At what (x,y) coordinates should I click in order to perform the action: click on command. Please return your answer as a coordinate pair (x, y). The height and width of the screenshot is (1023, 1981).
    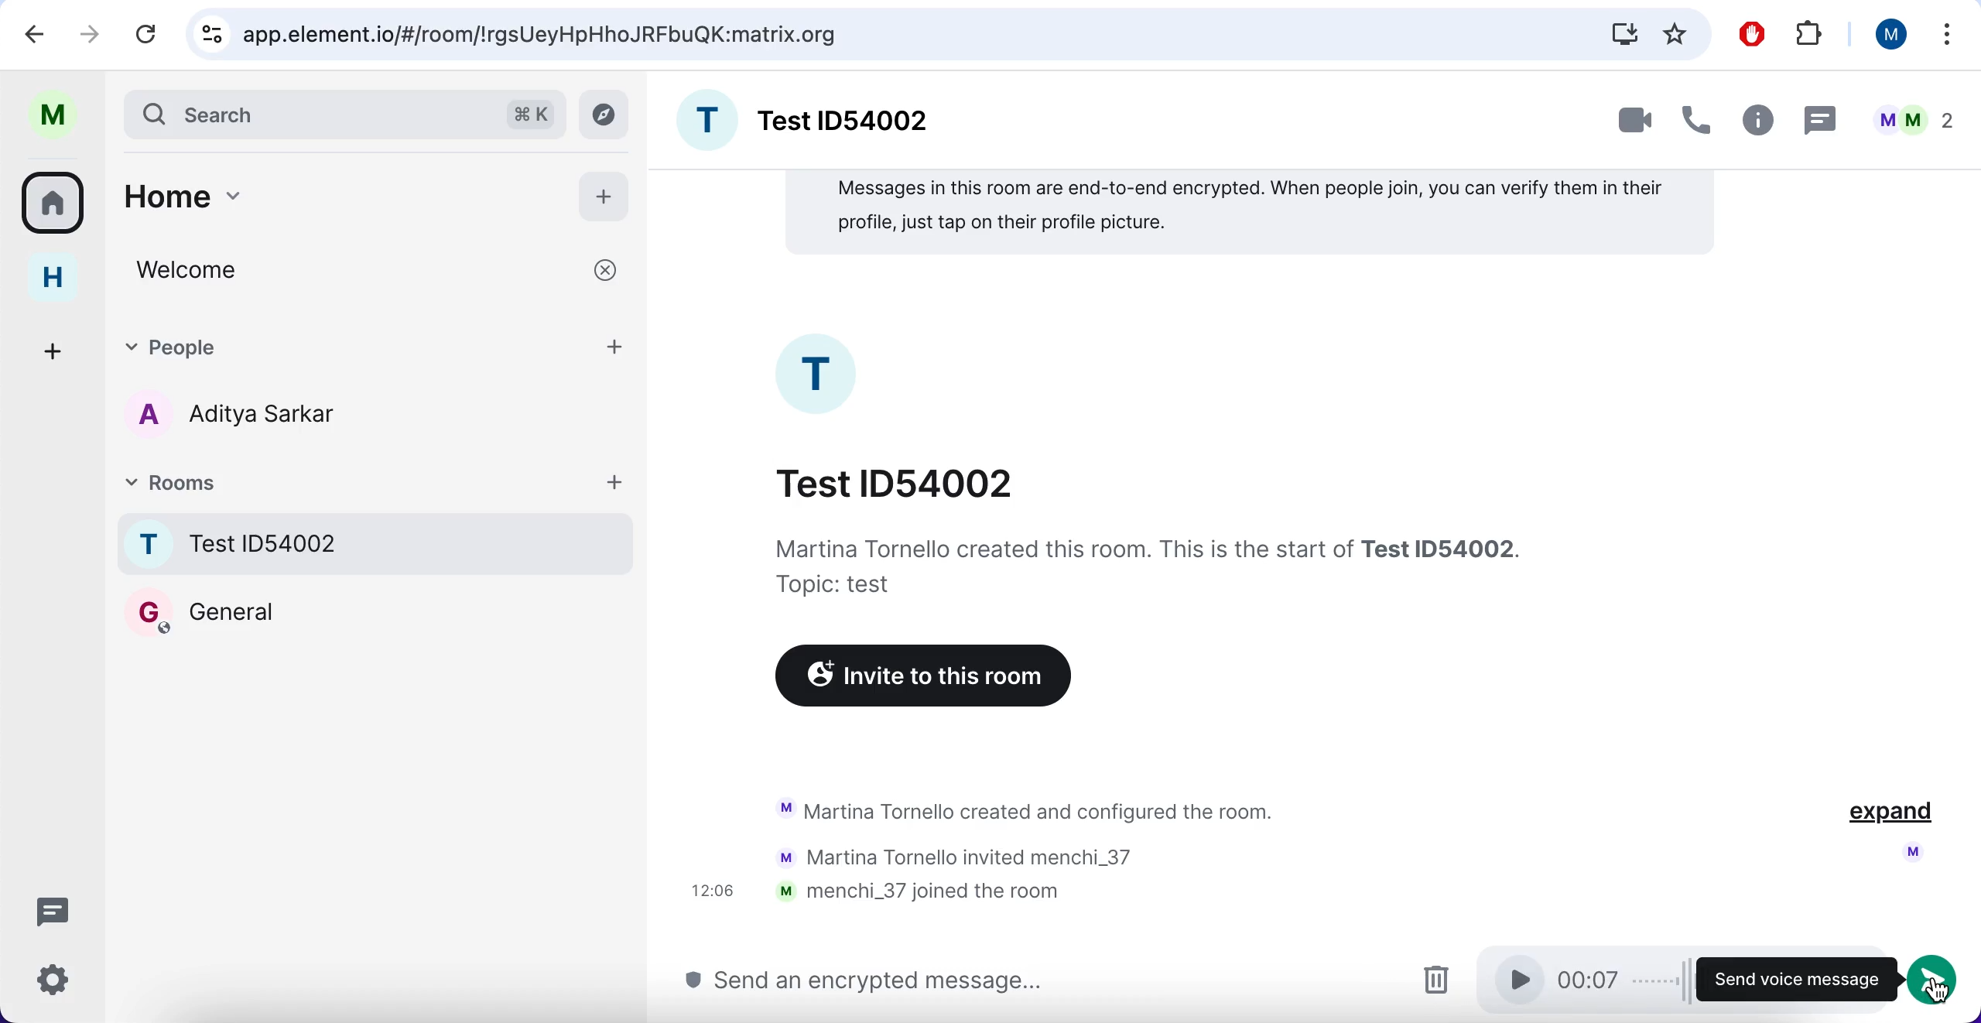
    Looking at the image, I should click on (530, 111).